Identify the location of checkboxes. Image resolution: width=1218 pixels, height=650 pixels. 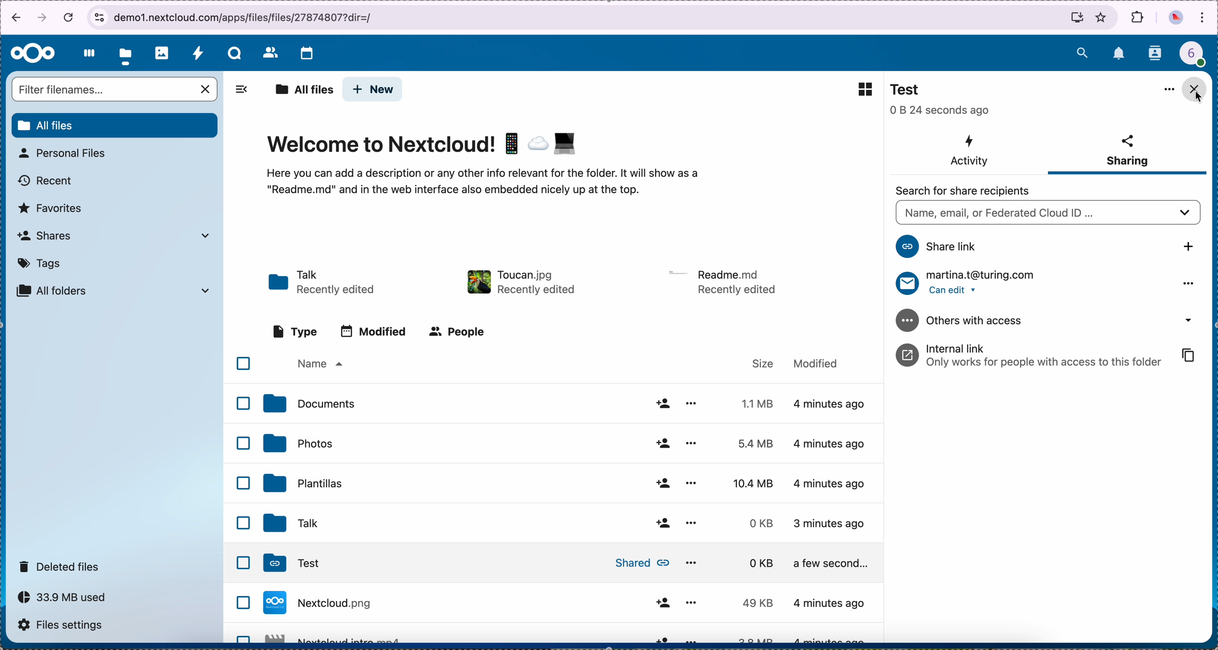
(238, 494).